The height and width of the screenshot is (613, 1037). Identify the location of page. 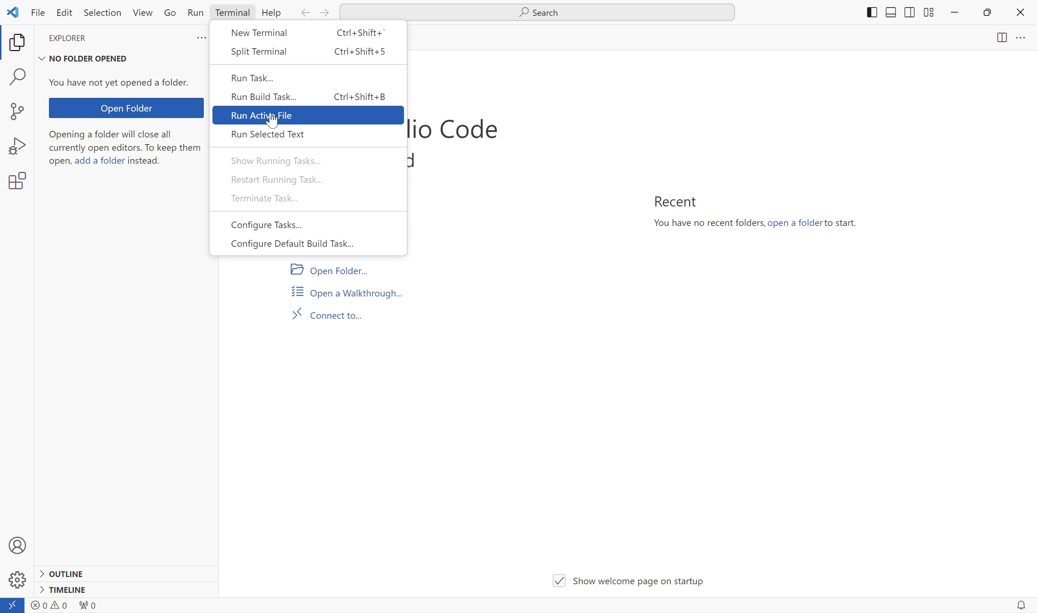
(994, 41).